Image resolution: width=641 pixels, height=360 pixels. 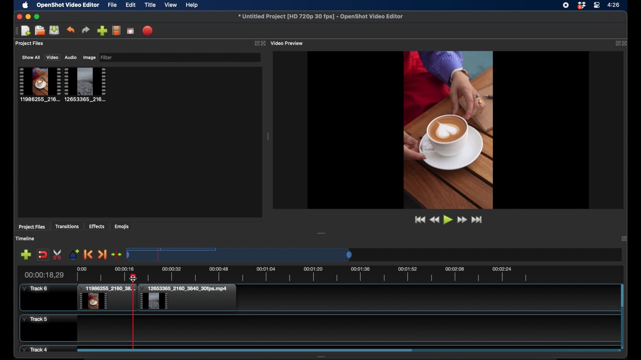 What do you see at coordinates (31, 57) in the screenshot?
I see `show all` at bounding box center [31, 57].